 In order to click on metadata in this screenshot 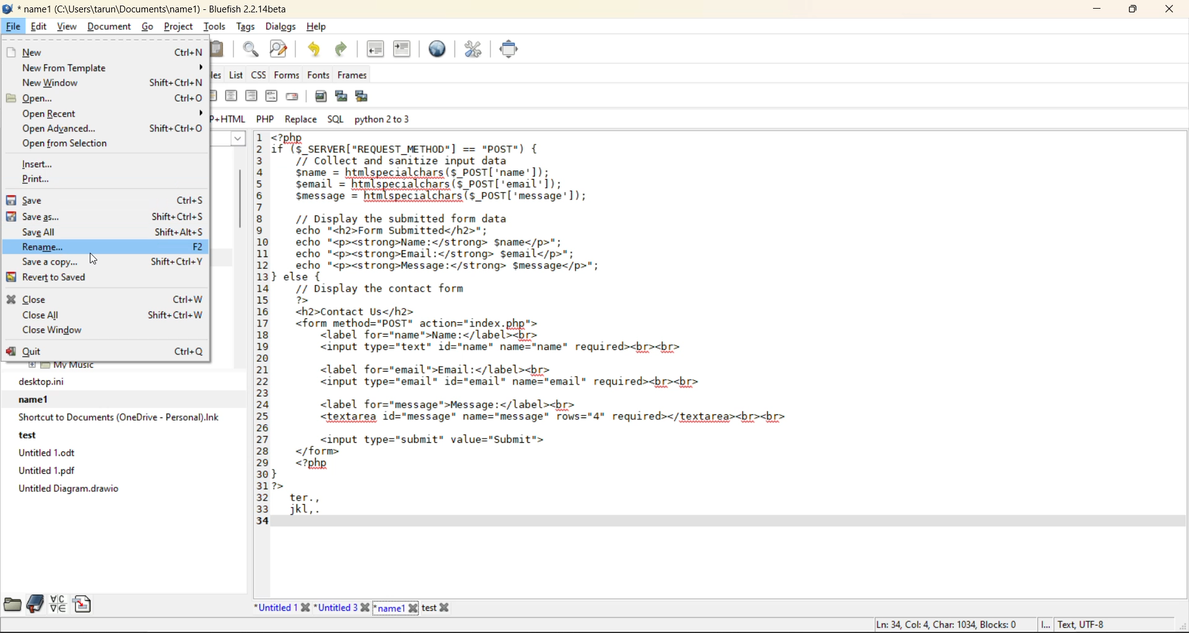, I will do `click(990, 624)`.